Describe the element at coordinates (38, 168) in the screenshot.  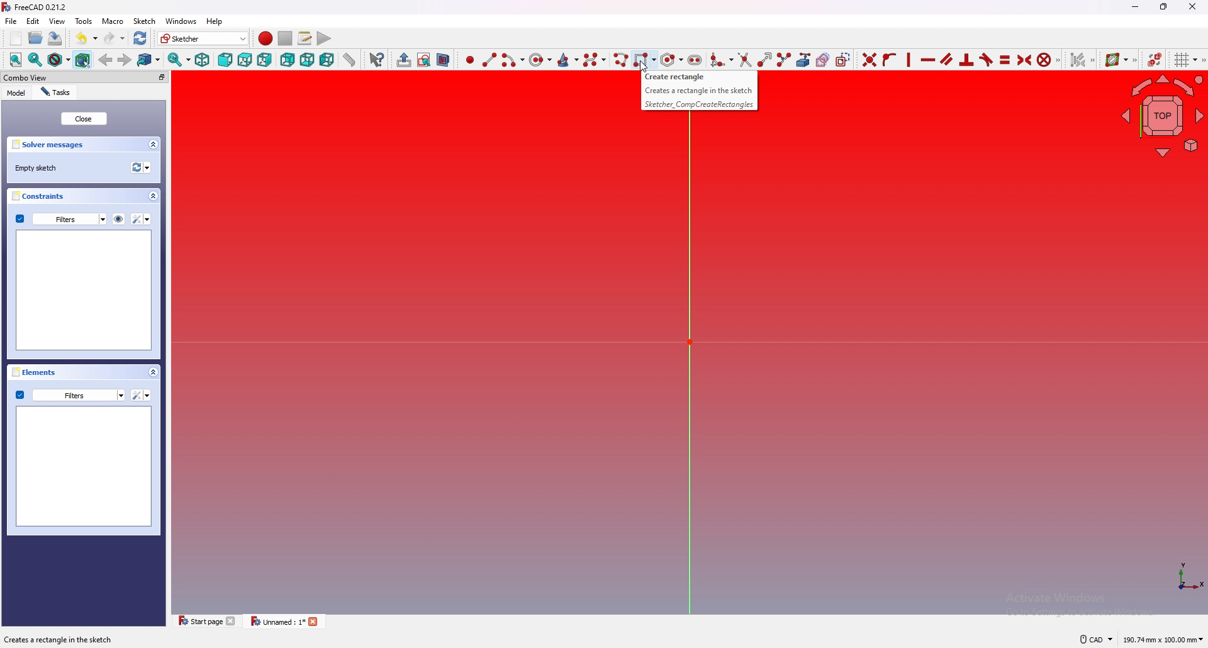
I see `empty sketch` at that location.